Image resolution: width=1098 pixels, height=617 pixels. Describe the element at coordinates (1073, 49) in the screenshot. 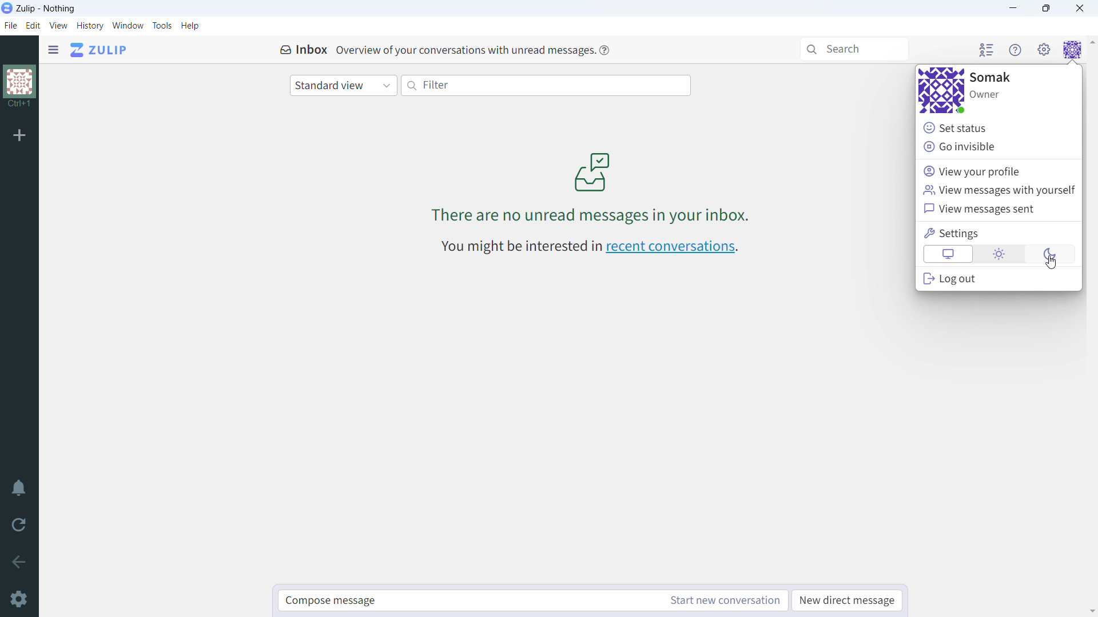

I see `personal menu` at that location.